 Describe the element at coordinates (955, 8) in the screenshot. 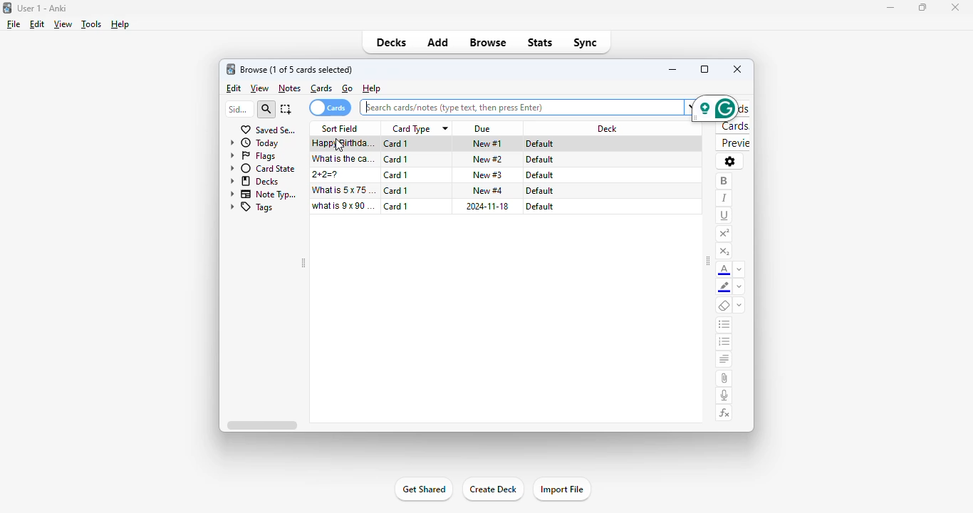

I see `close` at that location.